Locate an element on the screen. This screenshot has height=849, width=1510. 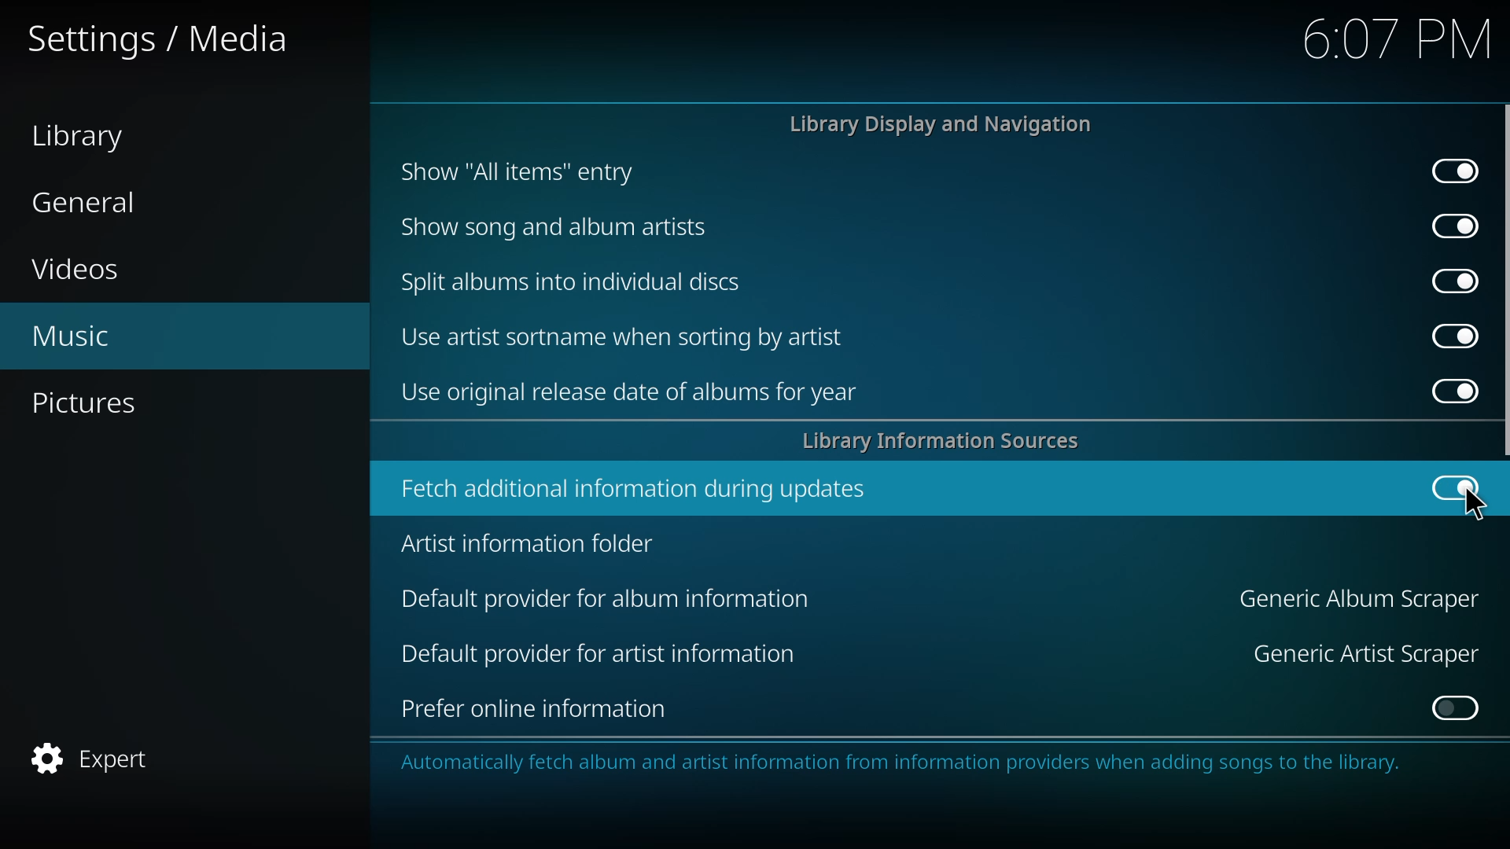
cursor is located at coordinates (1475, 508).